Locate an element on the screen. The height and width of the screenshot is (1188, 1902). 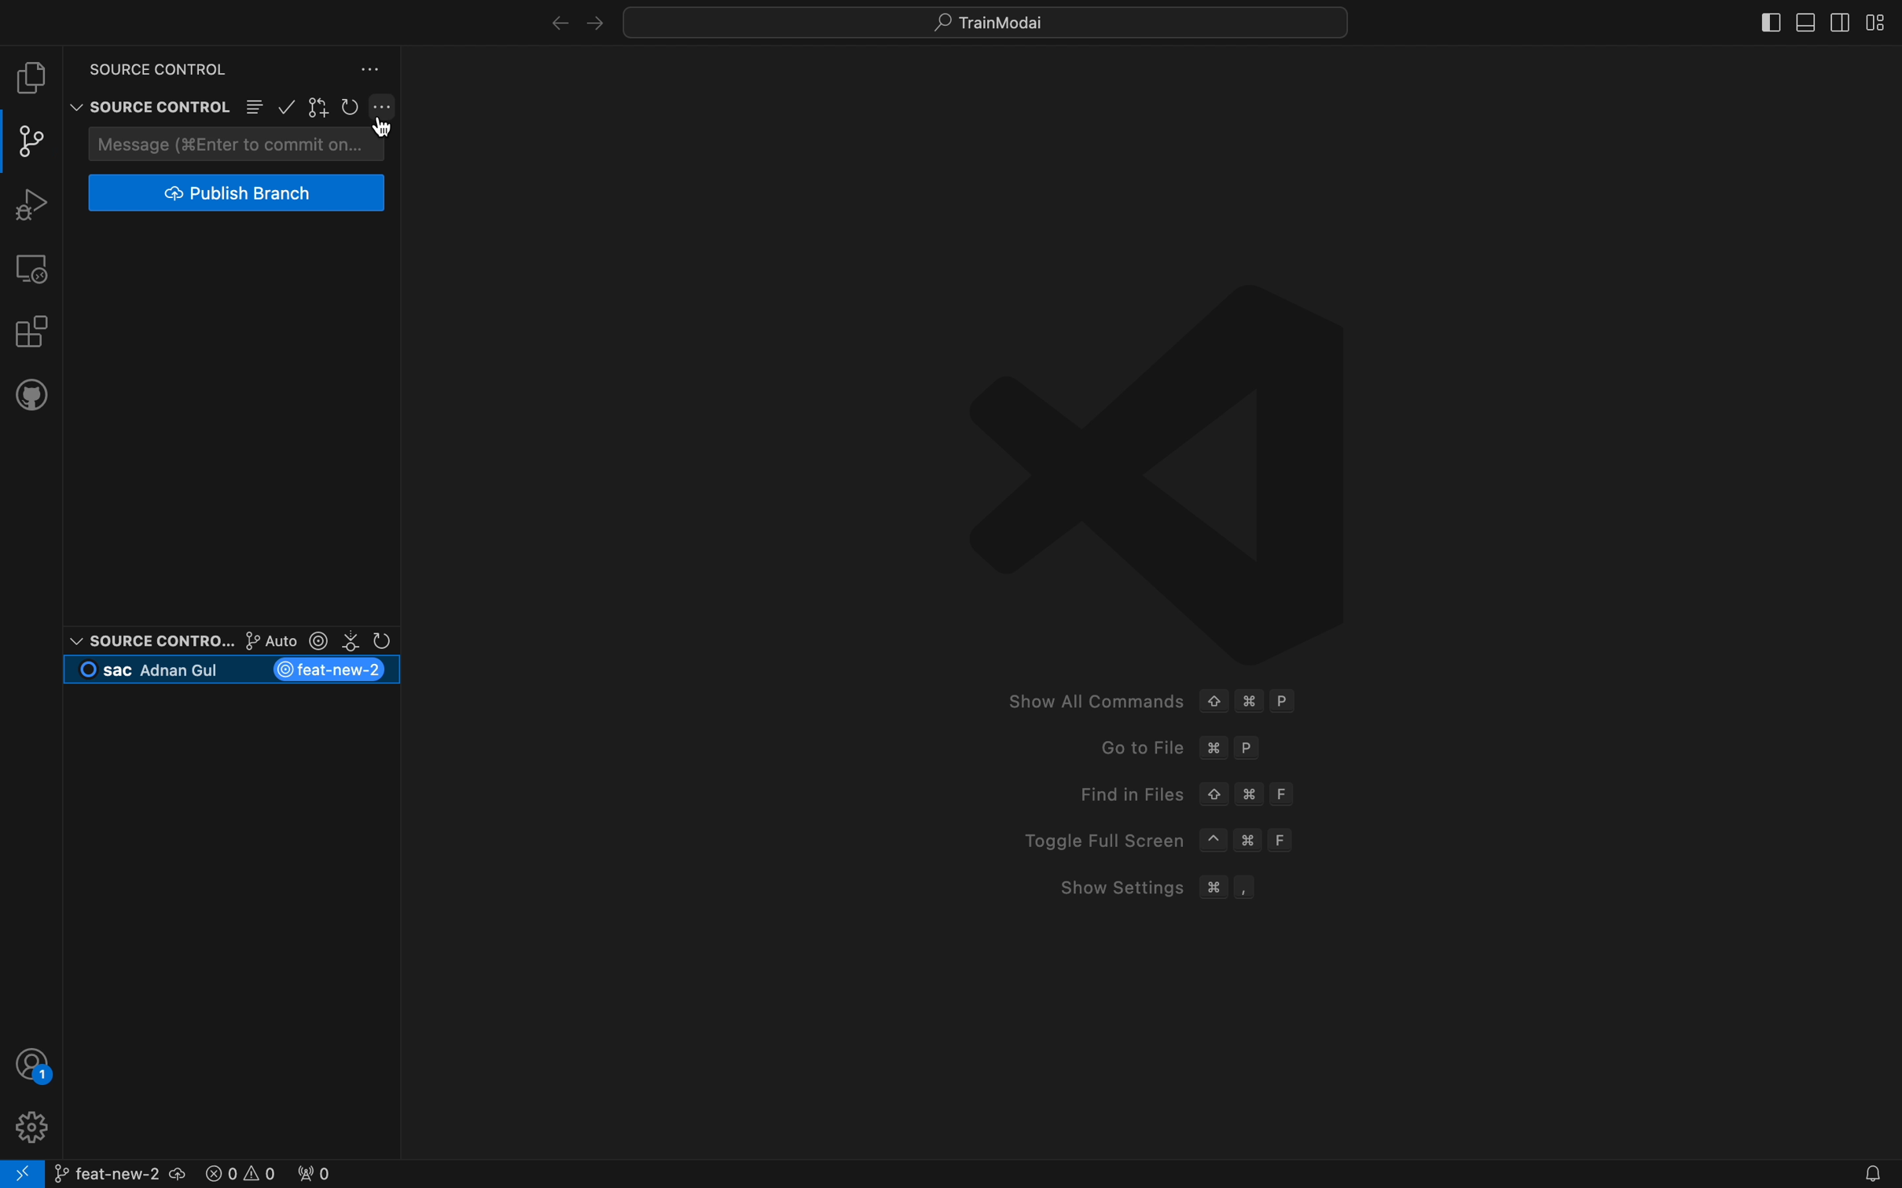
git settings is located at coordinates (385, 107).